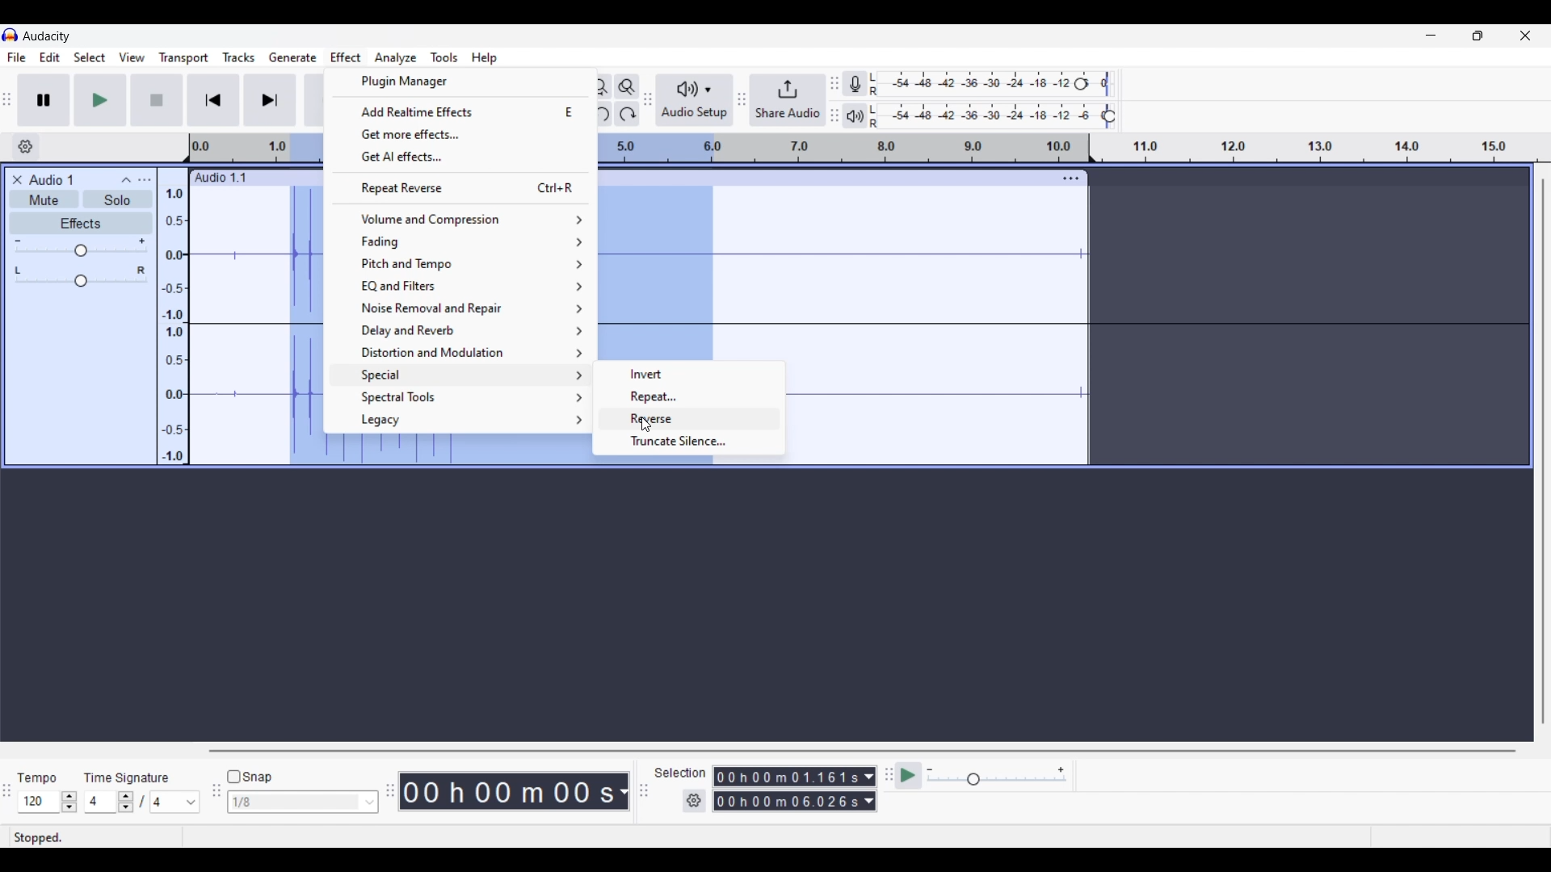 The image size is (1551, 872). Describe the element at coordinates (987, 116) in the screenshot. I see `Playback level` at that location.